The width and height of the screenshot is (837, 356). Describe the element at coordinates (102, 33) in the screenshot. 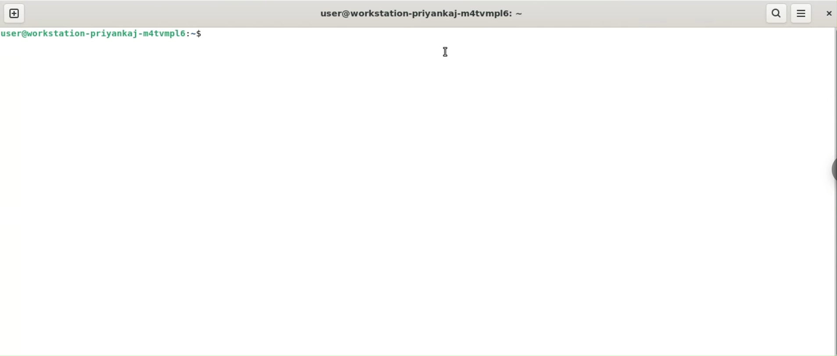

I see `user@workstation-priyankaj-m4tvmlp6:~$` at that location.